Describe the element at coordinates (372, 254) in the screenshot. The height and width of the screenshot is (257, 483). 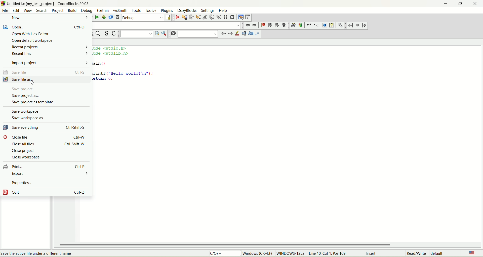
I see `insert` at that location.